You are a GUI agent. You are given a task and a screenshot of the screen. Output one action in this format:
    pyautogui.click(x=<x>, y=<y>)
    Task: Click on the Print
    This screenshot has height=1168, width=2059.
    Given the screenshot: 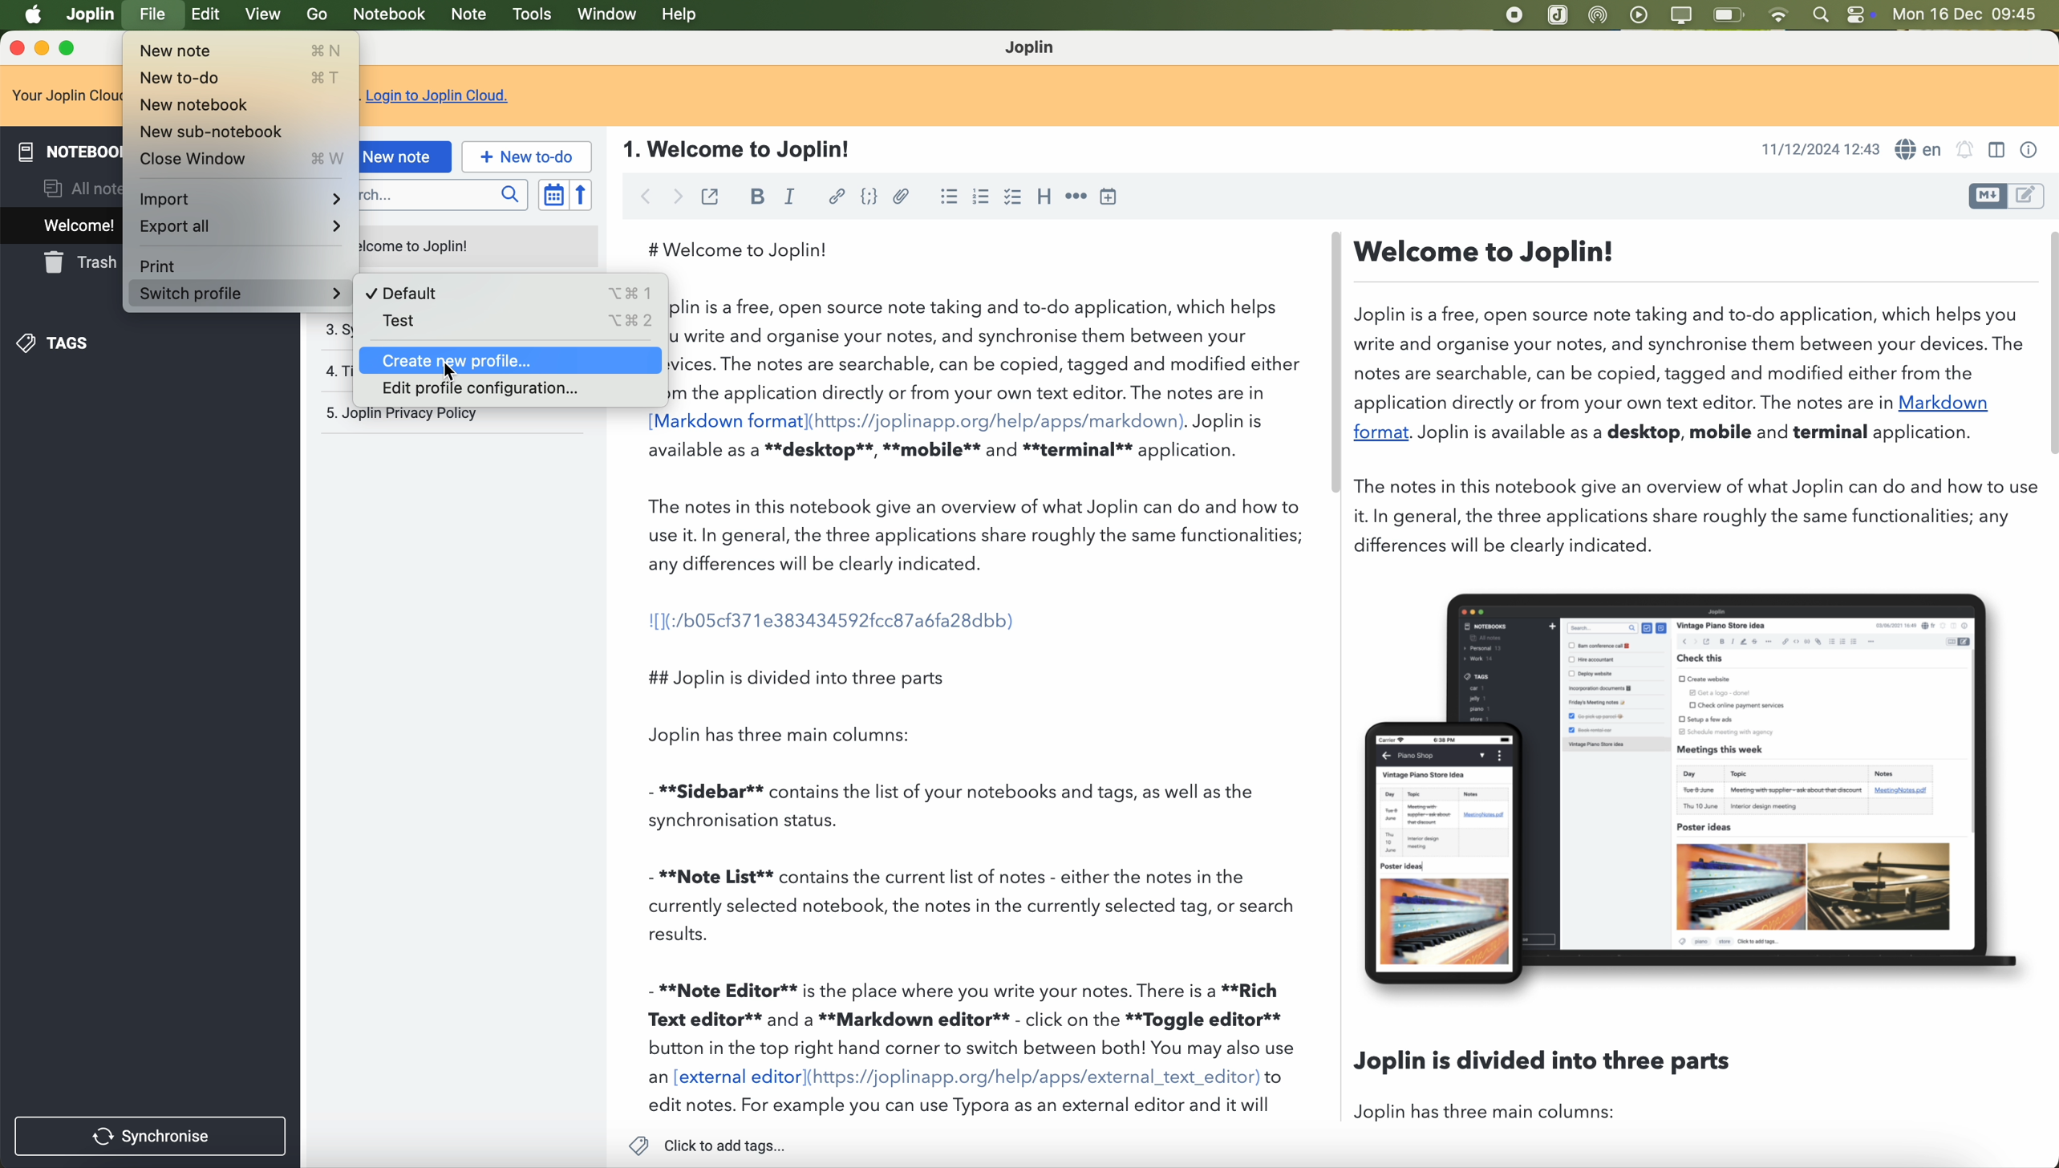 What is the action you would take?
    pyautogui.click(x=238, y=263)
    